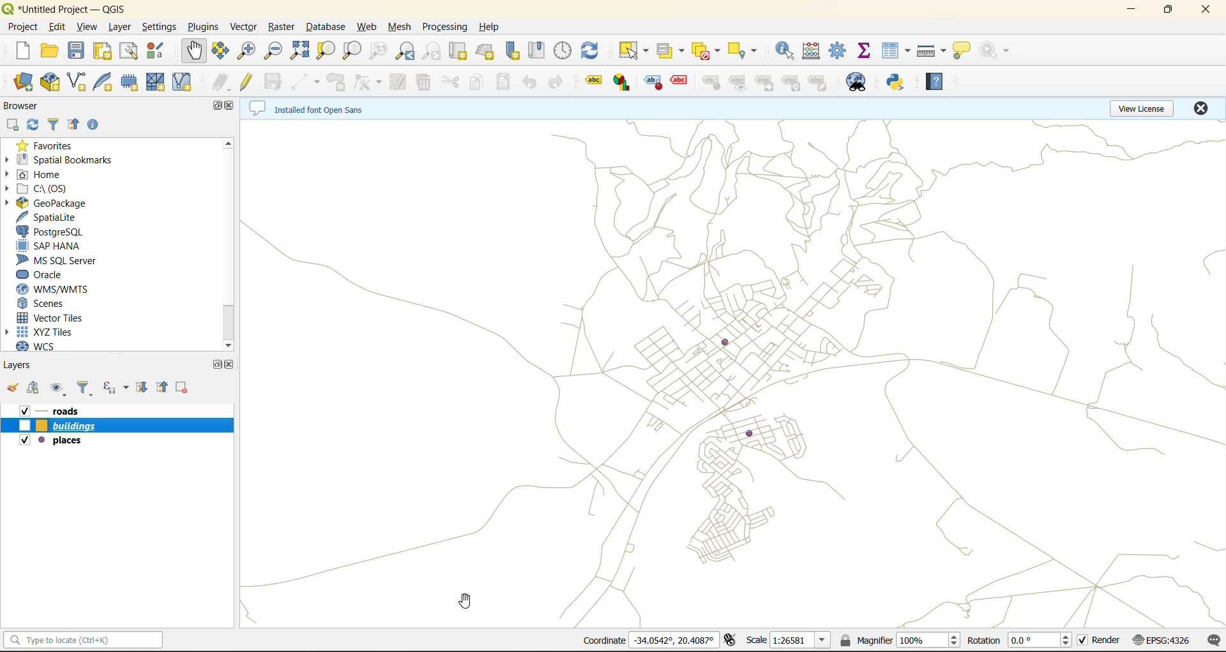 Image resolution: width=1226 pixels, height=652 pixels. What do you see at coordinates (119, 29) in the screenshot?
I see `layer` at bounding box center [119, 29].